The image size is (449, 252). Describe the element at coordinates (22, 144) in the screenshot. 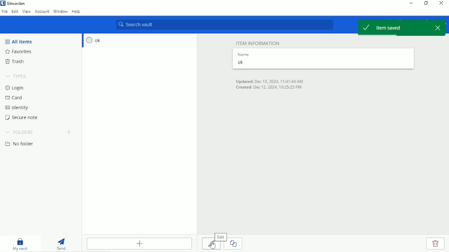

I see `No folder` at that location.